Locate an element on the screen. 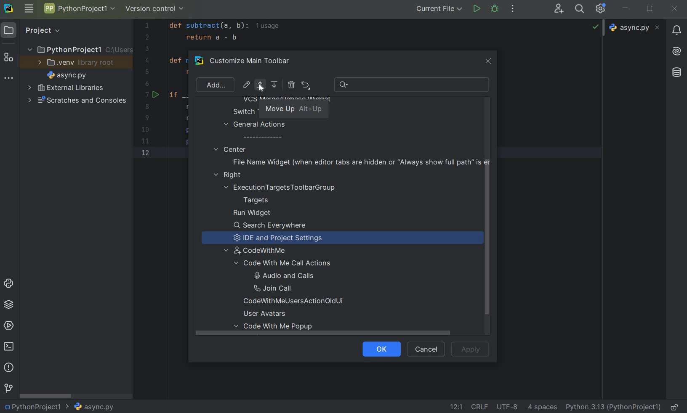  SEARCH EVERYWHERE is located at coordinates (581, 9).